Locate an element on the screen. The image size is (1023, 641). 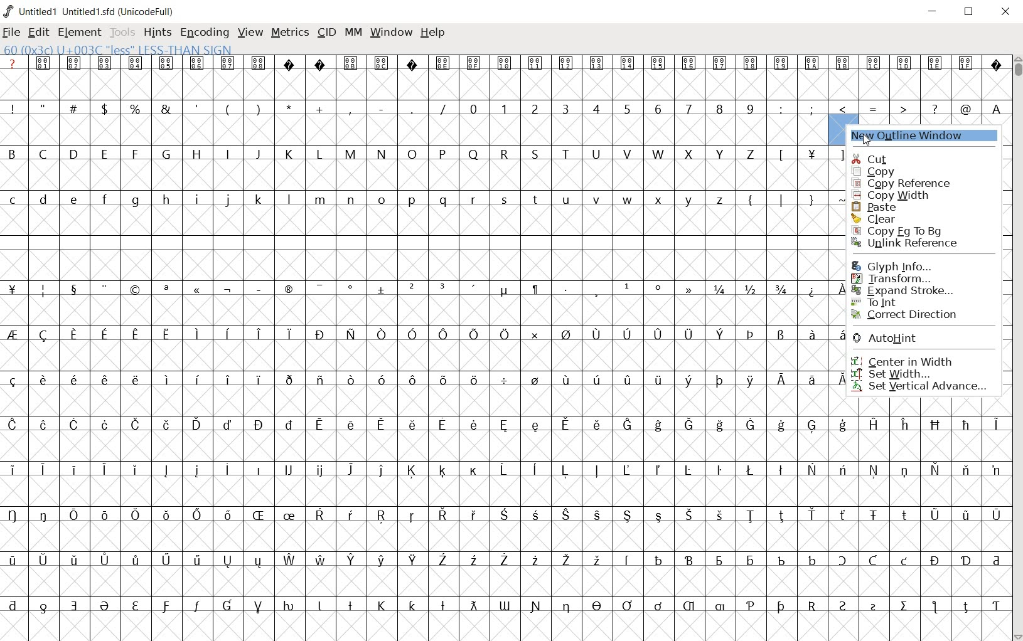
Unlink Reference is located at coordinates (911, 241).